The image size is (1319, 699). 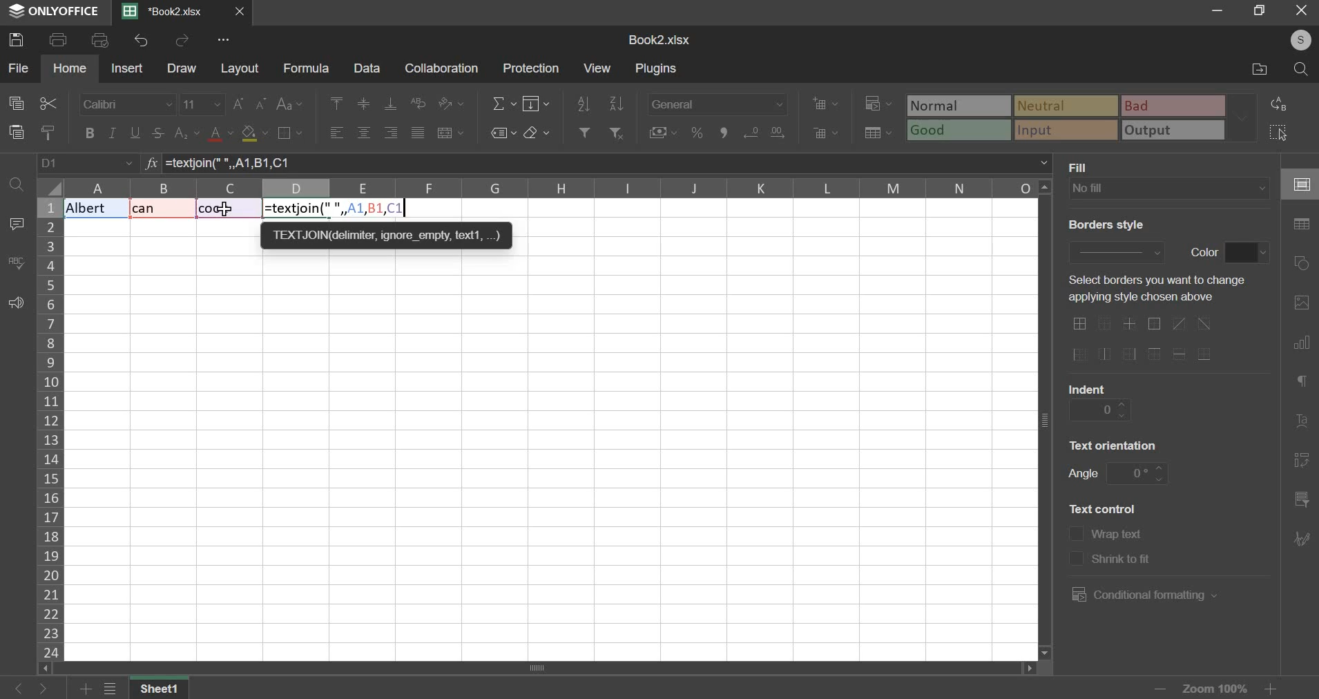 What do you see at coordinates (1300, 383) in the screenshot?
I see `paragraph` at bounding box center [1300, 383].